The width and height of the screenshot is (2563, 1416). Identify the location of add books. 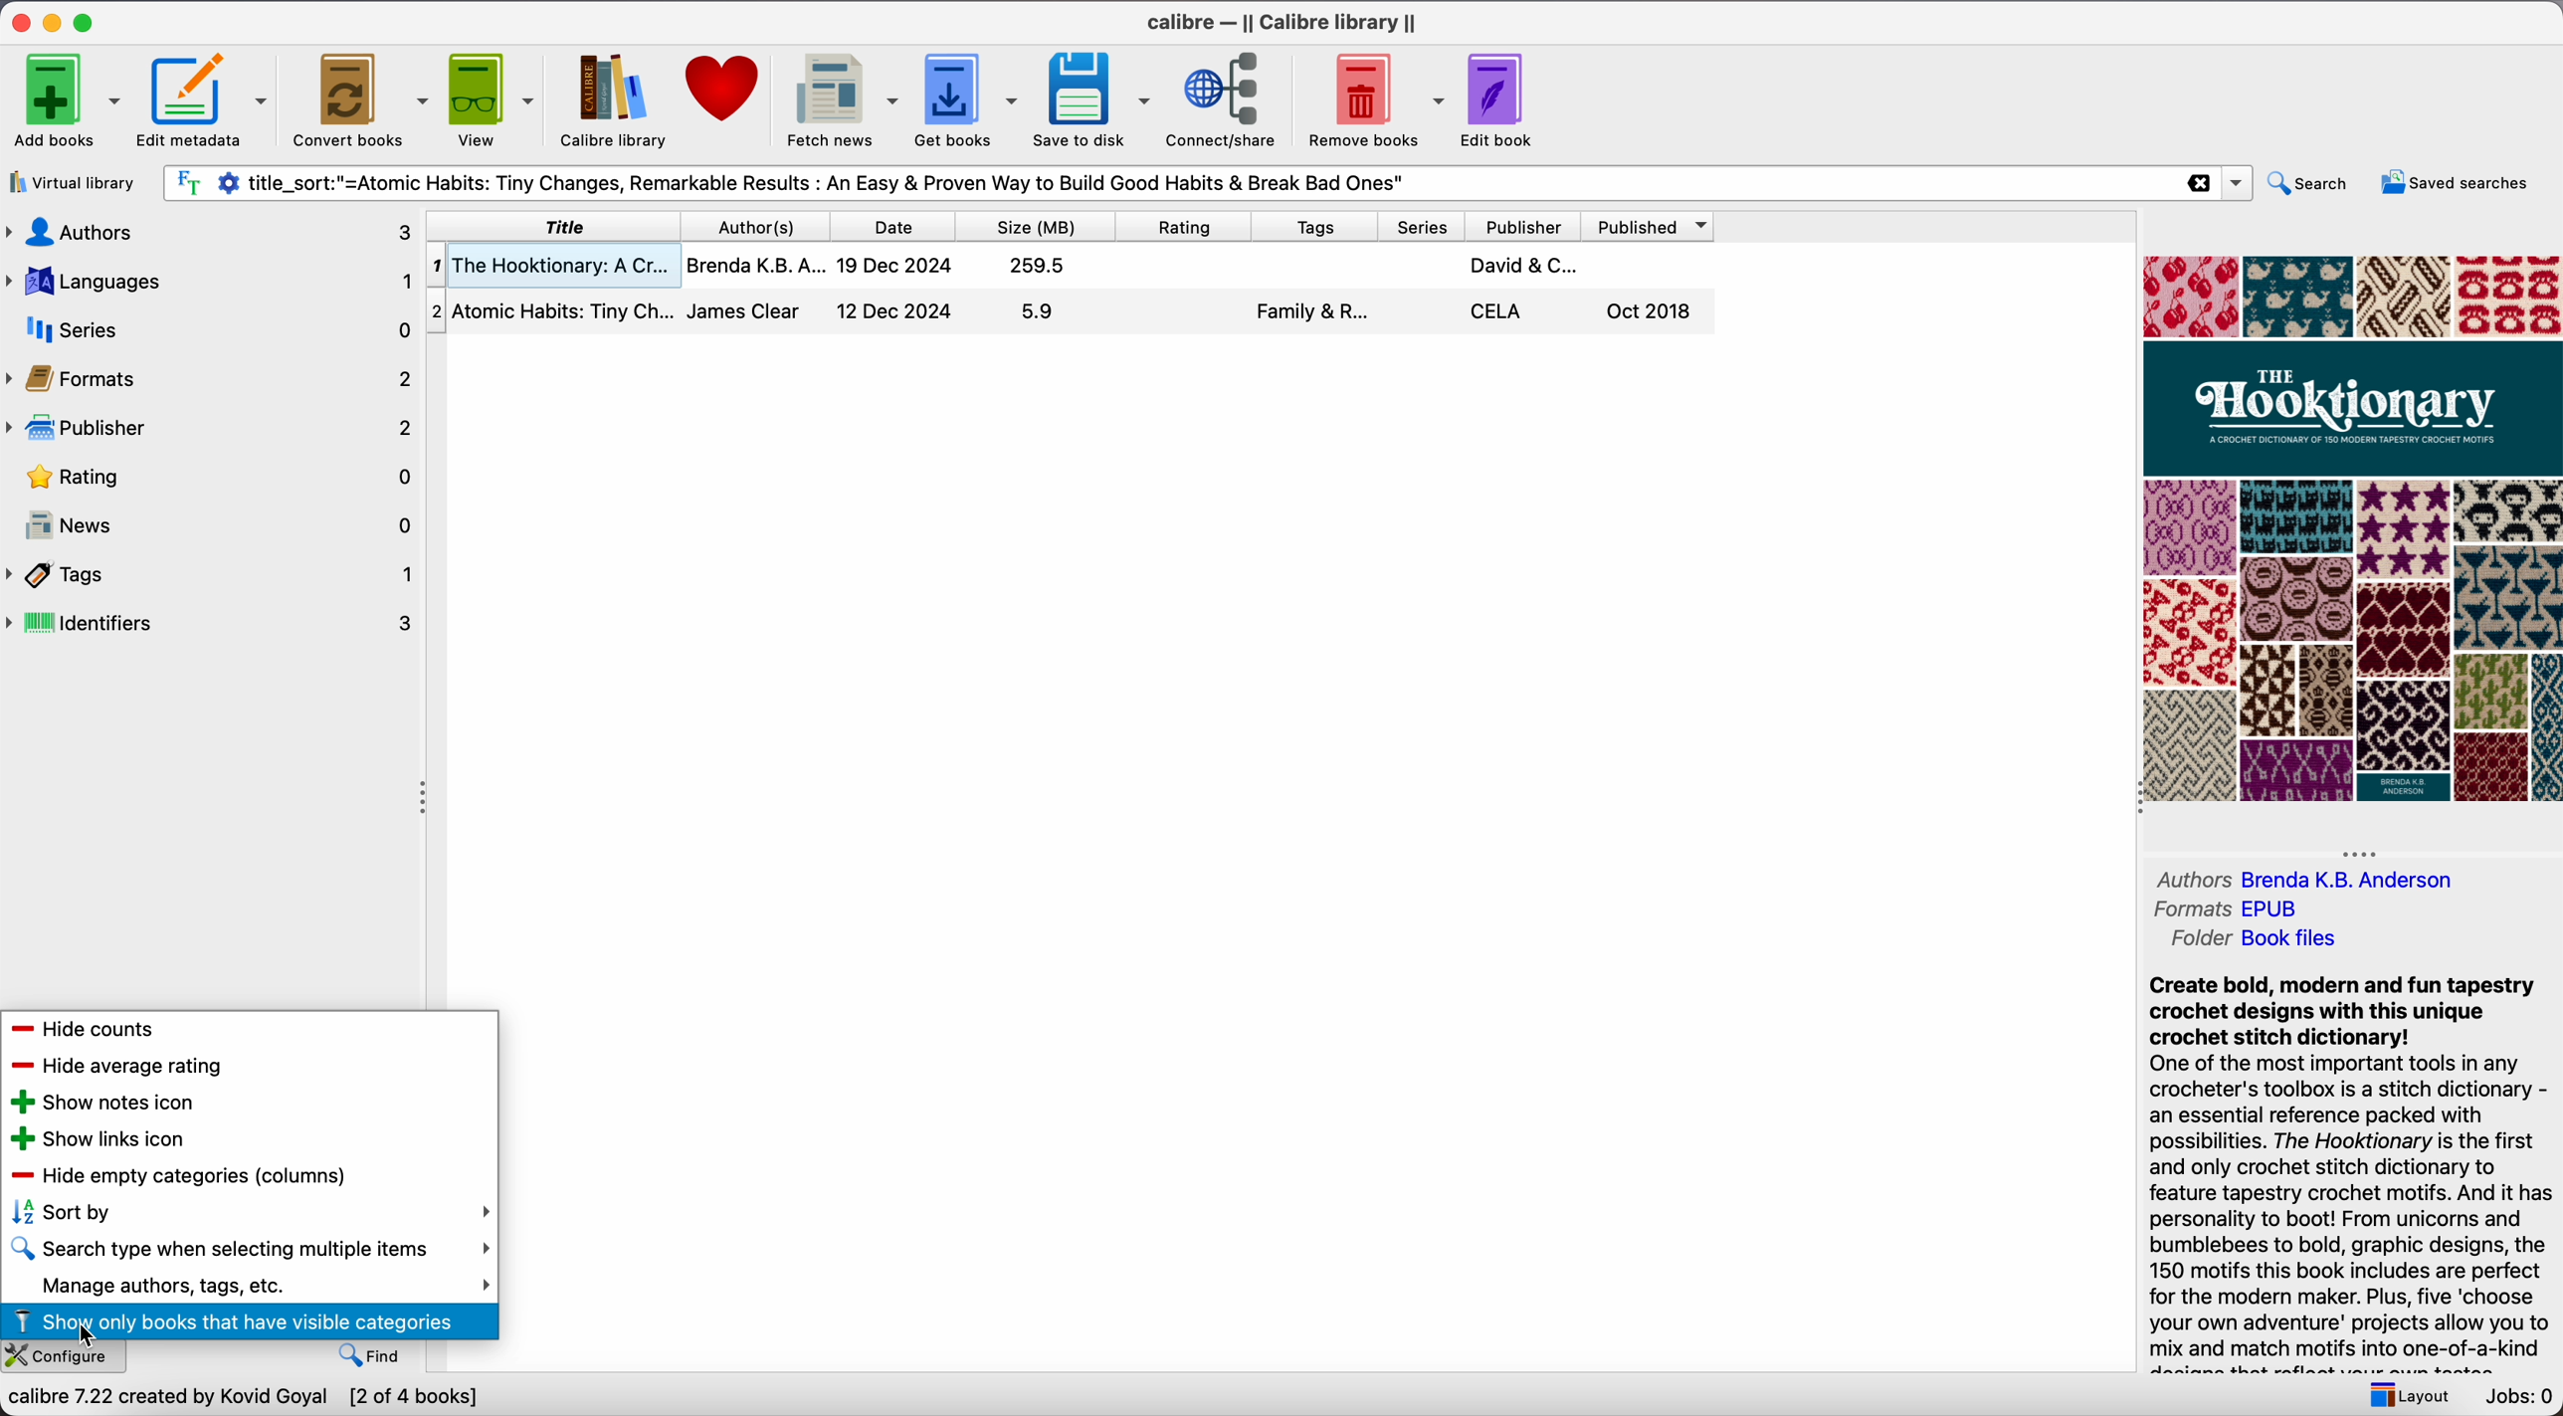
(64, 102).